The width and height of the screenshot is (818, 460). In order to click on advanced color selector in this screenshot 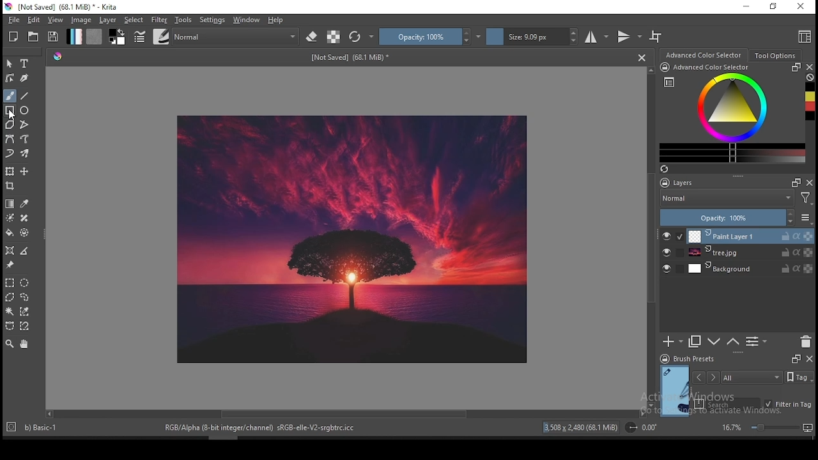, I will do `click(732, 113)`.